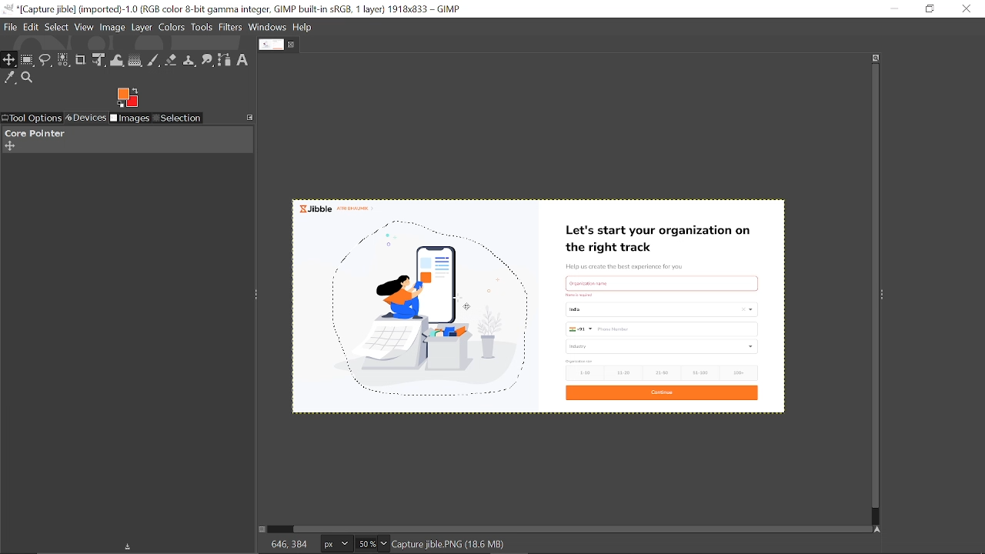 Image resolution: width=985 pixels, height=554 pixels. What do you see at coordinates (261, 529) in the screenshot?
I see `Toggle quick mask on/off` at bounding box center [261, 529].